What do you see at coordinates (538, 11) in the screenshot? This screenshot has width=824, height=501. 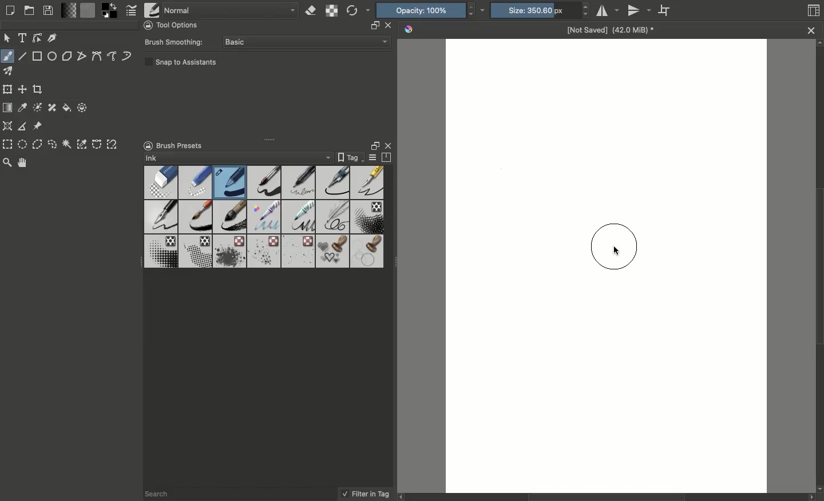 I see `Size` at bounding box center [538, 11].